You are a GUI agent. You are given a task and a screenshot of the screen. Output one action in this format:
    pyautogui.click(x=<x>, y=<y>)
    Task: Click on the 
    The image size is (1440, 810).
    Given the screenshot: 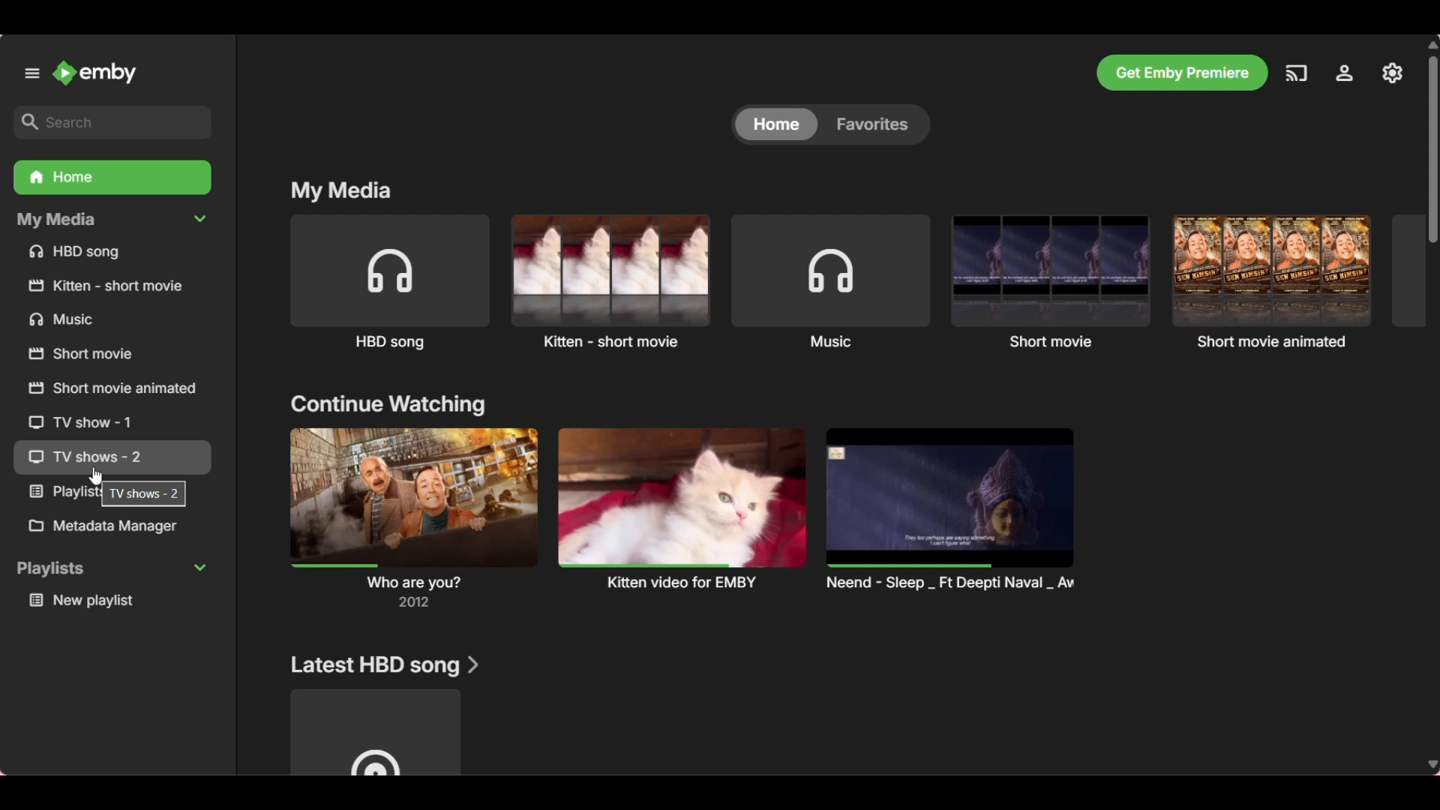 What is the action you would take?
    pyautogui.click(x=949, y=515)
    